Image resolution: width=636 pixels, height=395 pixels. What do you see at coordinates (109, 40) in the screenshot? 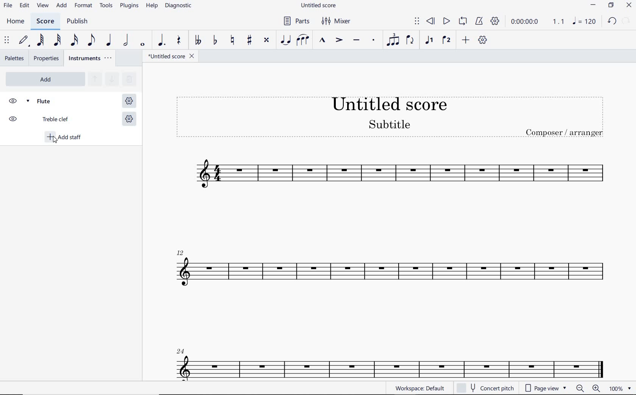
I see `QUARTER NOTE` at bounding box center [109, 40].